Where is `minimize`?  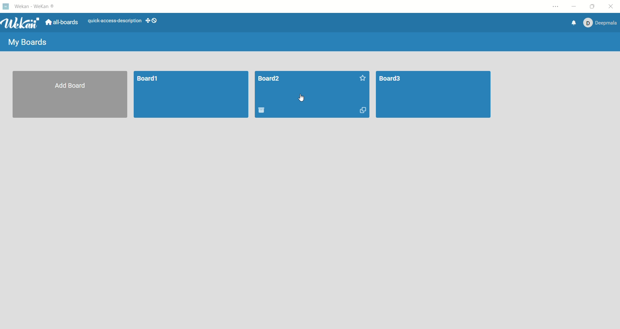 minimize is located at coordinates (574, 7).